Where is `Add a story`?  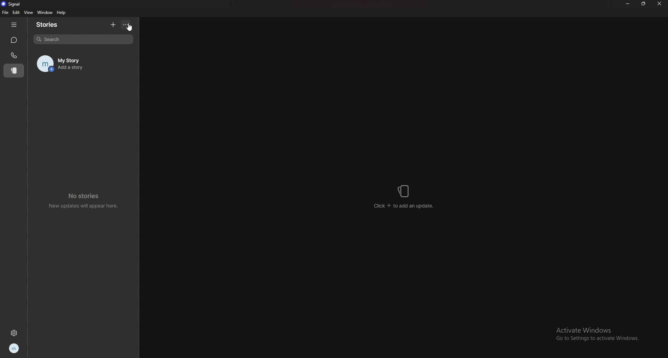
Add a story is located at coordinates (93, 69).